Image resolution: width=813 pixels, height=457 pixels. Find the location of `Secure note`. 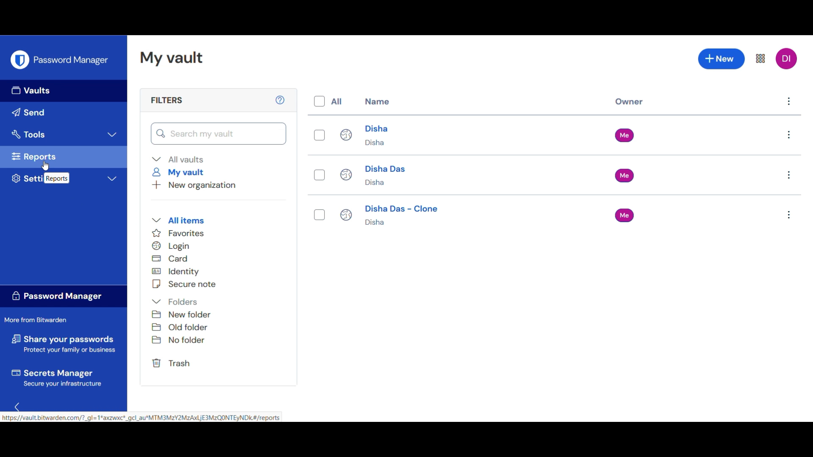

Secure note is located at coordinates (185, 284).